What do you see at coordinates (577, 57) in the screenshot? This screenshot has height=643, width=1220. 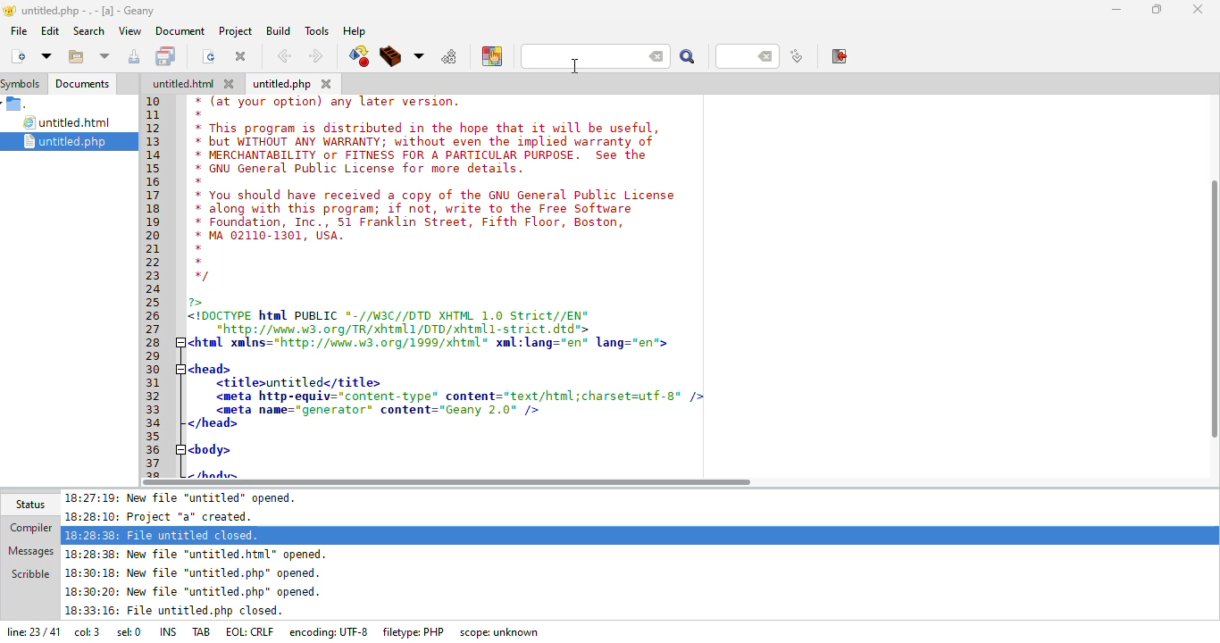 I see `search for text in file` at bounding box center [577, 57].